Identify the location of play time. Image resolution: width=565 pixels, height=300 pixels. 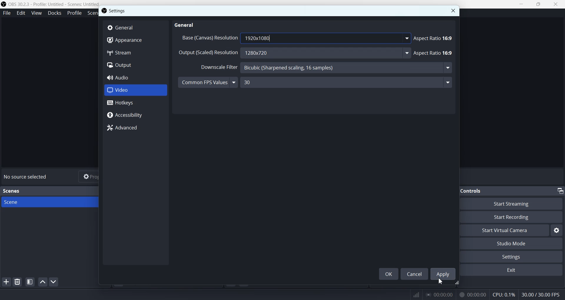
(440, 294).